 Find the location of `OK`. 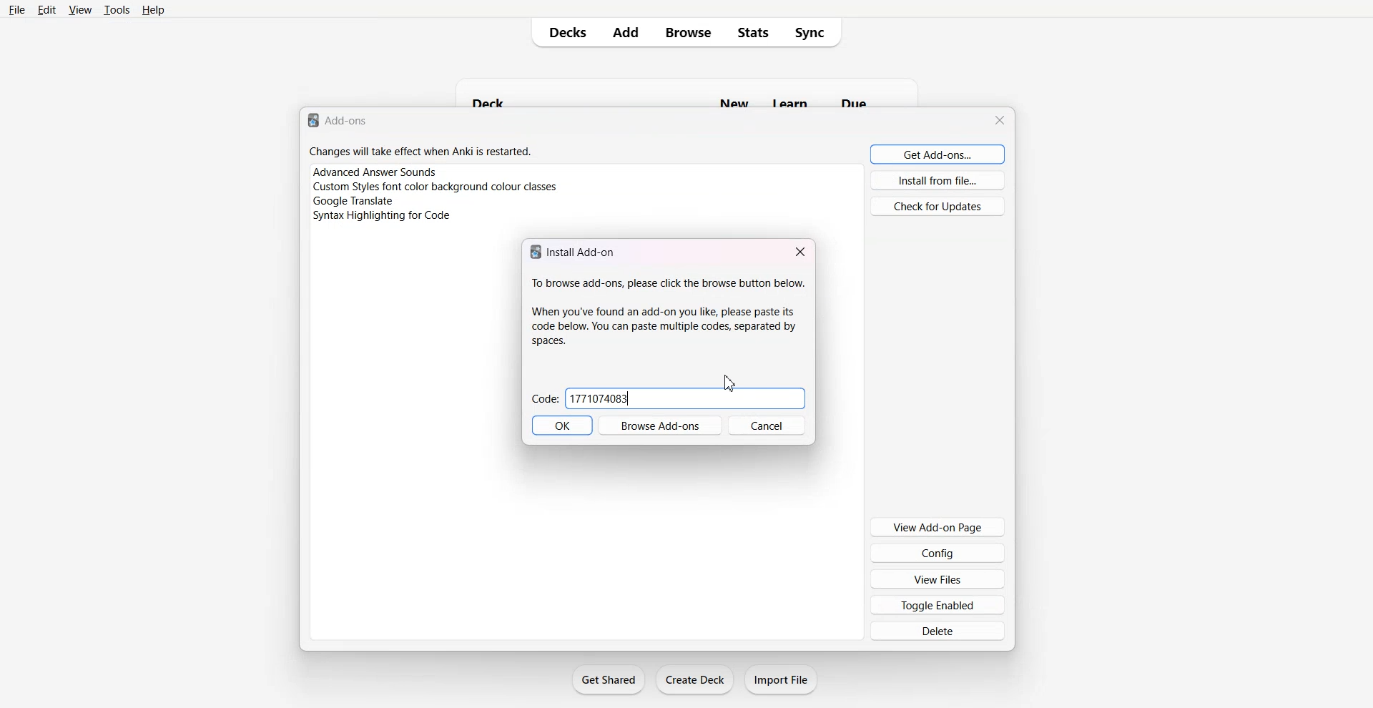

OK is located at coordinates (562, 426).